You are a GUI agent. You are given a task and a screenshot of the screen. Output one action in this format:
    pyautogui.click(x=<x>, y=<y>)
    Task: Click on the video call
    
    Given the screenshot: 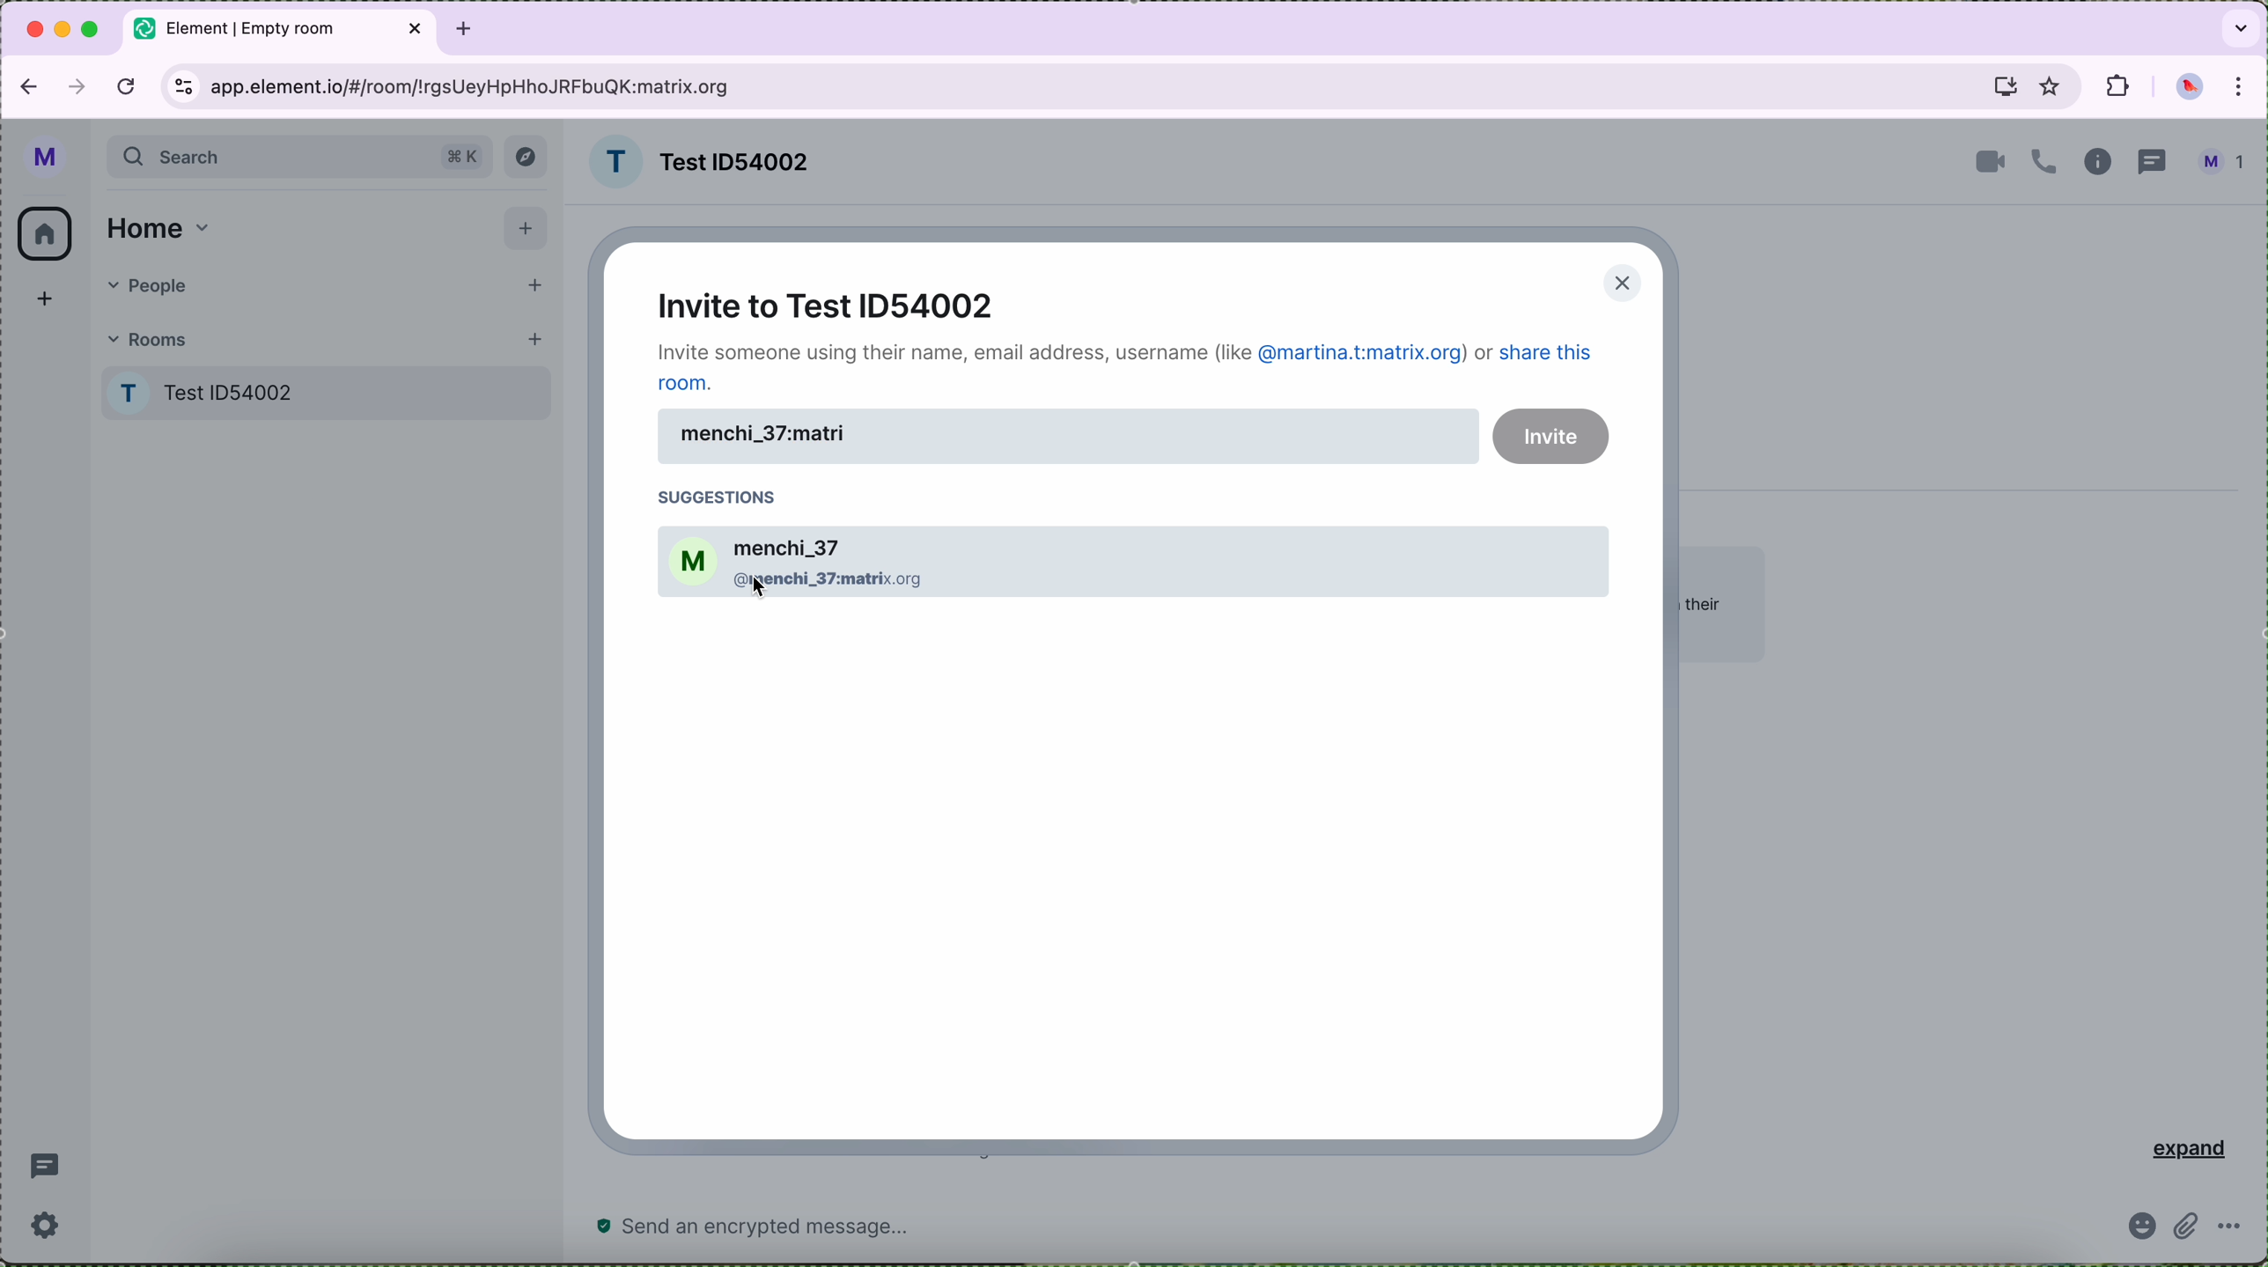 What is the action you would take?
    pyautogui.click(x=1986, y=160)
    